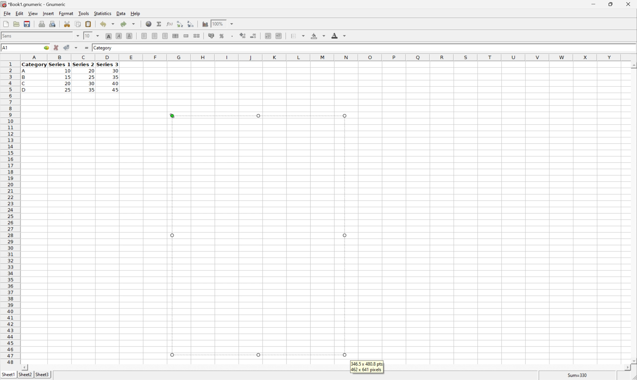 This screenshot has height=380, width=637. I want to click on 30, so click(92, 84).